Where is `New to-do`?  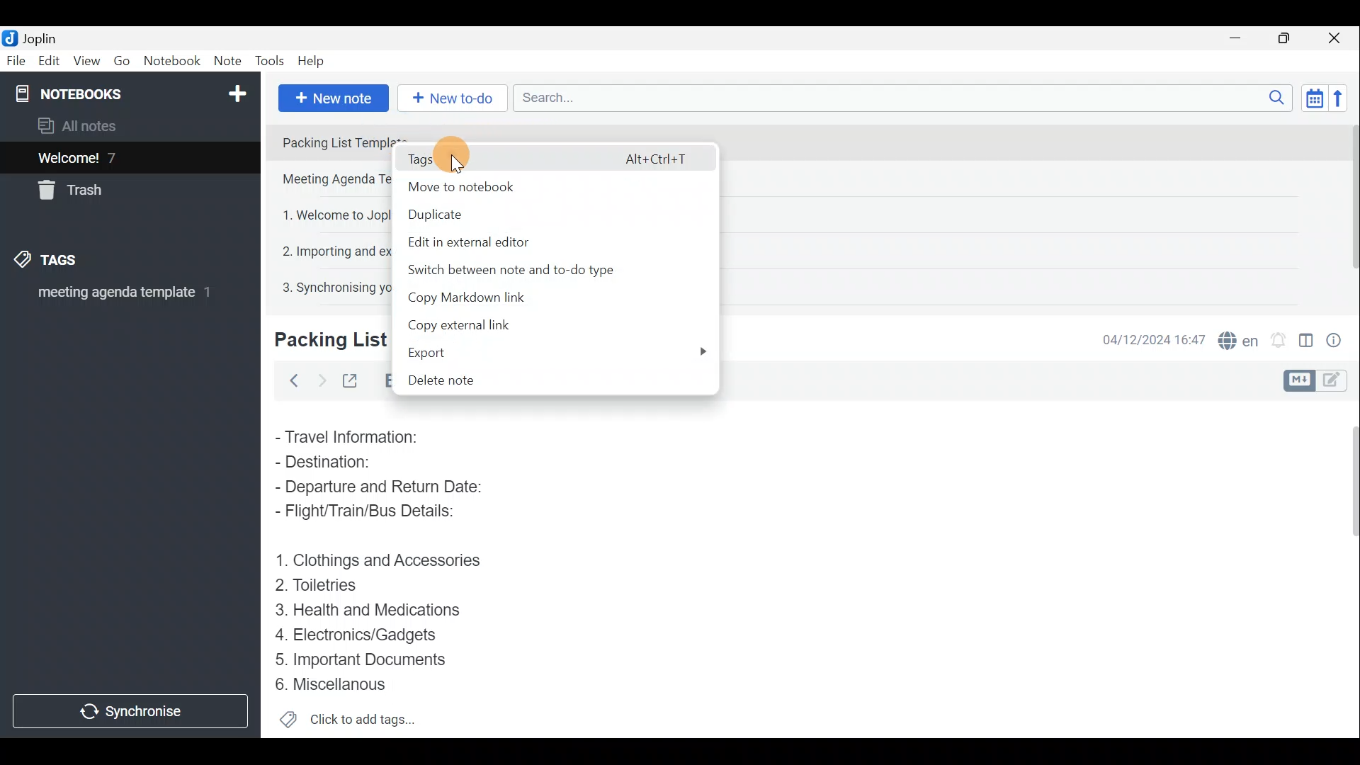
New to-do is located at coordinates (453, 98).